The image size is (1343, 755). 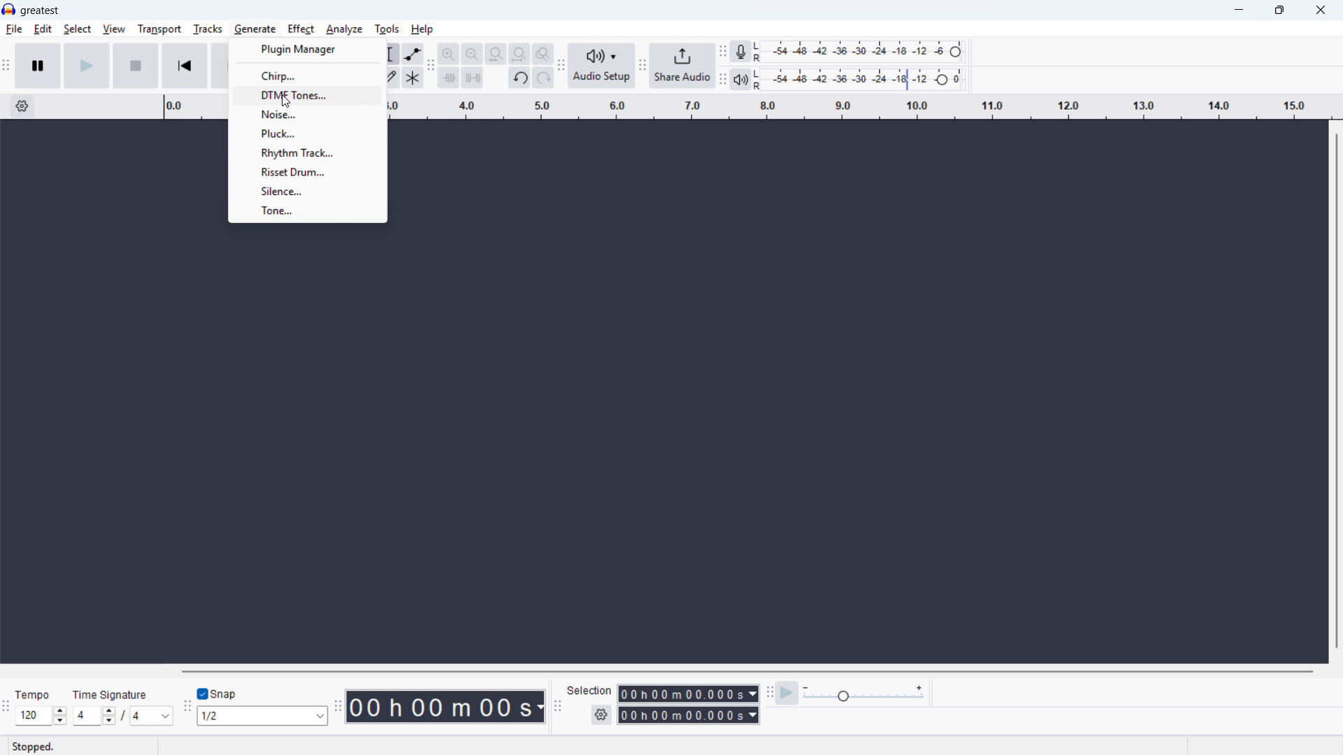 What do you see at coordinates (6, 709) in the screenshot?
I see `Time signature toolbar ` at bounding box center [6, 709].